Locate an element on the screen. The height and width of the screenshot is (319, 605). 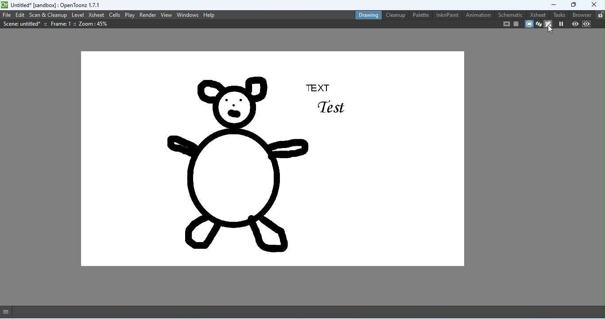
preview is located at coordinates (574, 24).